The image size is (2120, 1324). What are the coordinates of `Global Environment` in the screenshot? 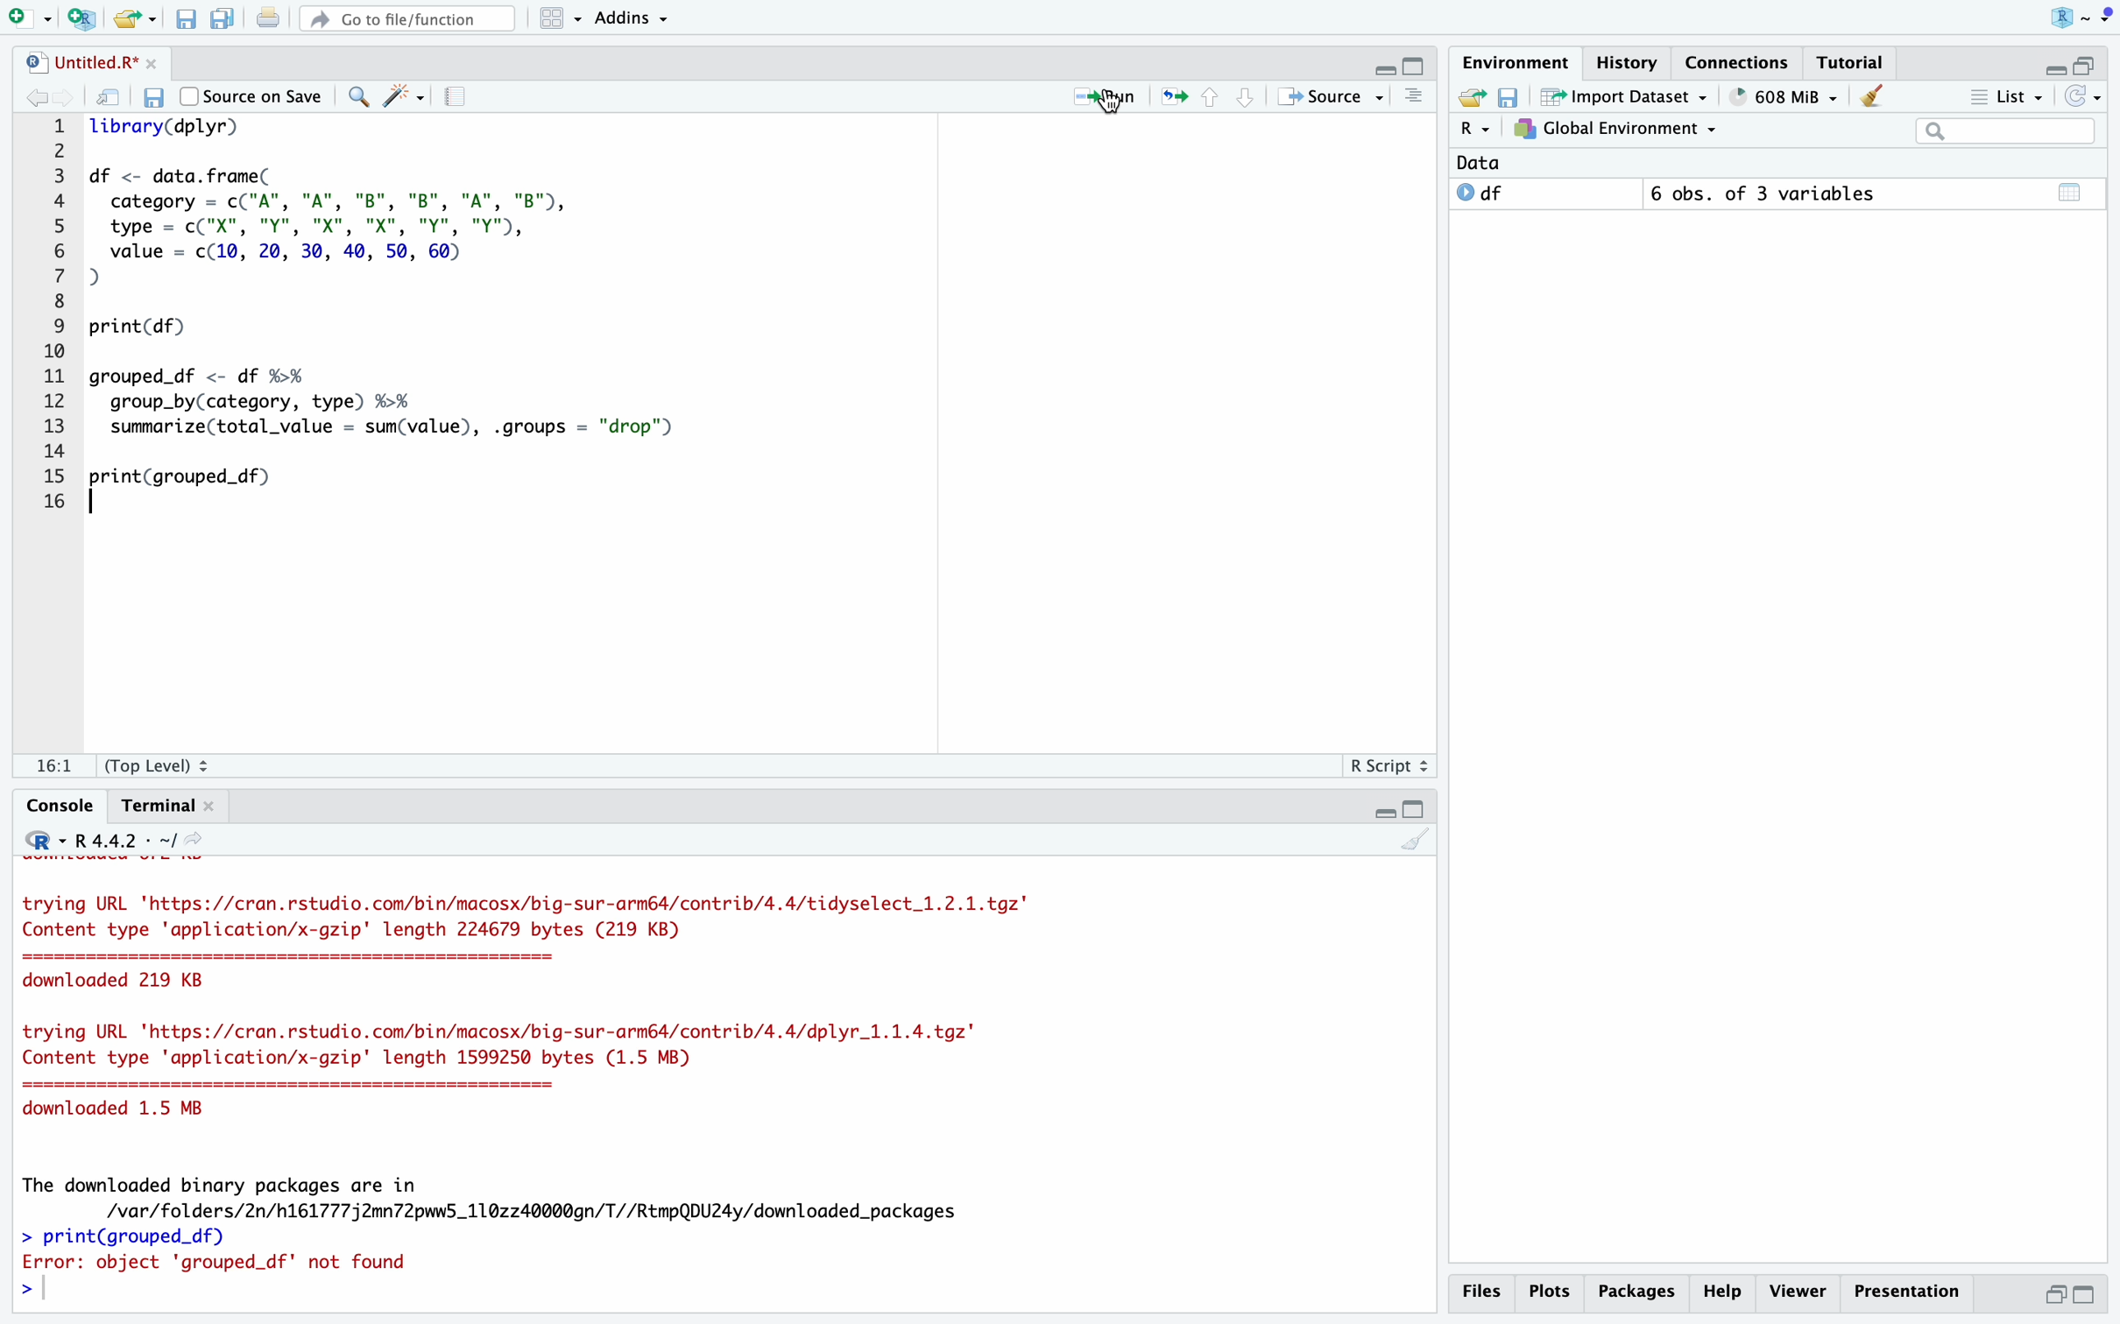 It's located at (1615, 130).